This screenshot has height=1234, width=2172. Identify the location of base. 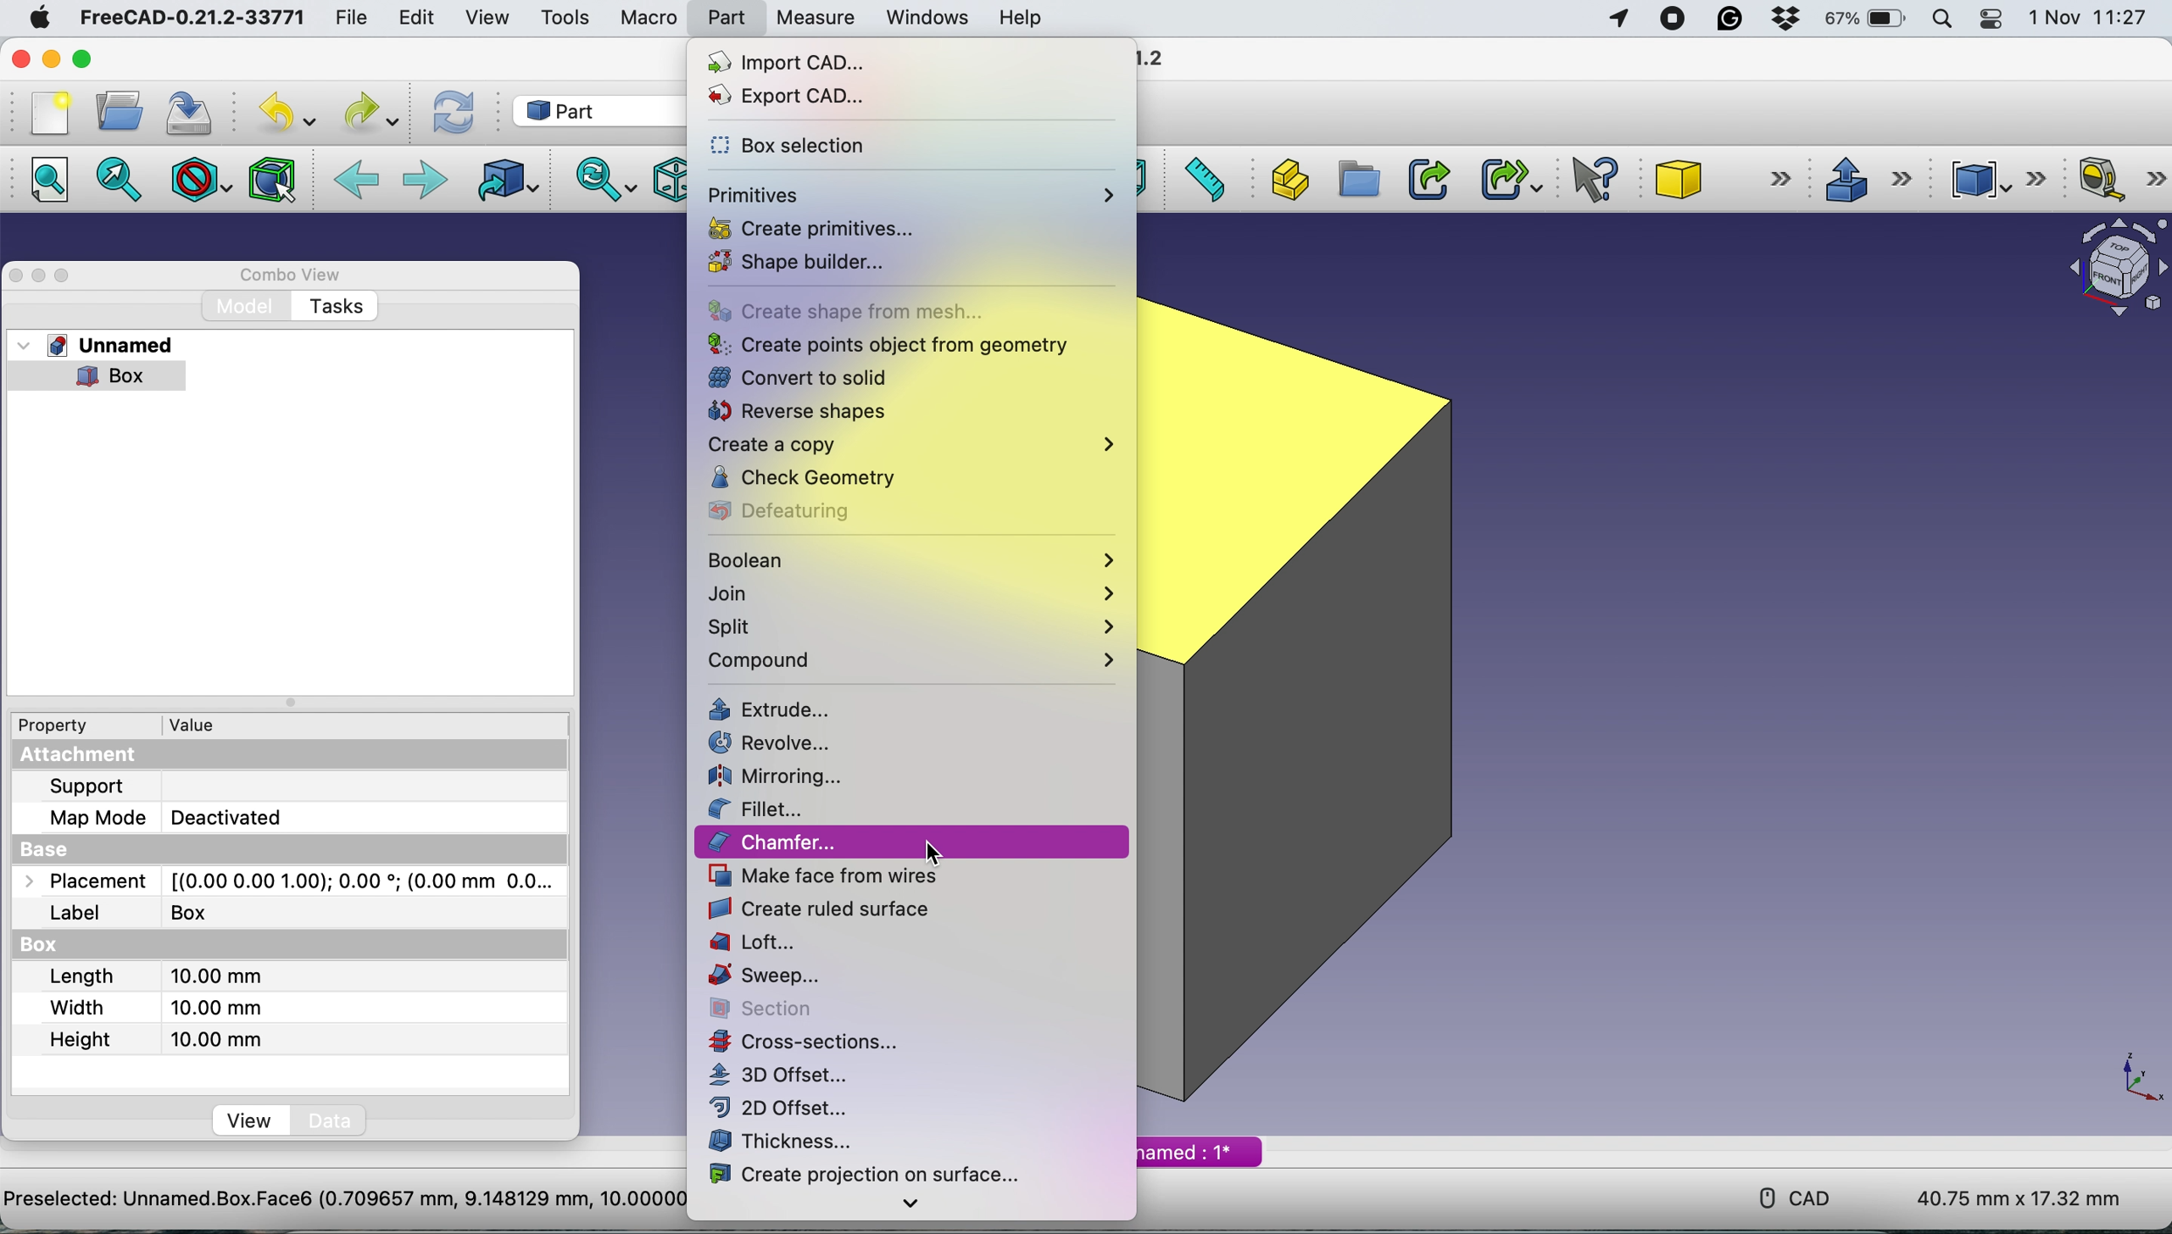
(70, 846).